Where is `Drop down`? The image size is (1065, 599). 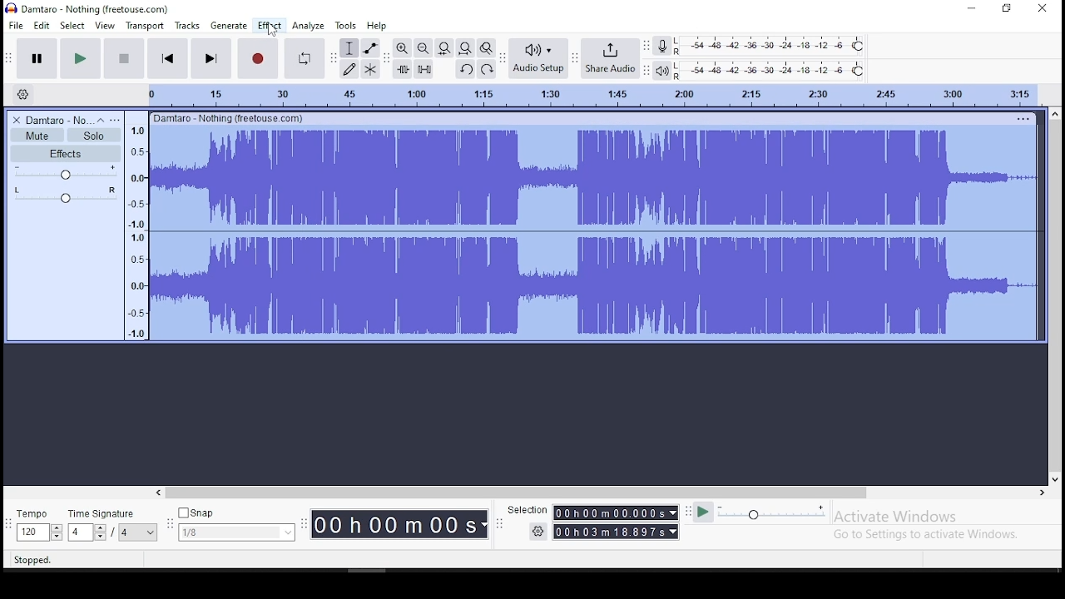
Drop down is located at coordinates (148, 532).